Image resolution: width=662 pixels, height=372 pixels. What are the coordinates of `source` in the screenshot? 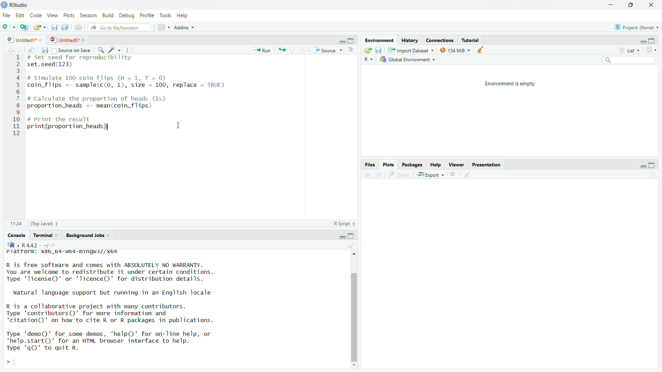 It's located at (328, 50).